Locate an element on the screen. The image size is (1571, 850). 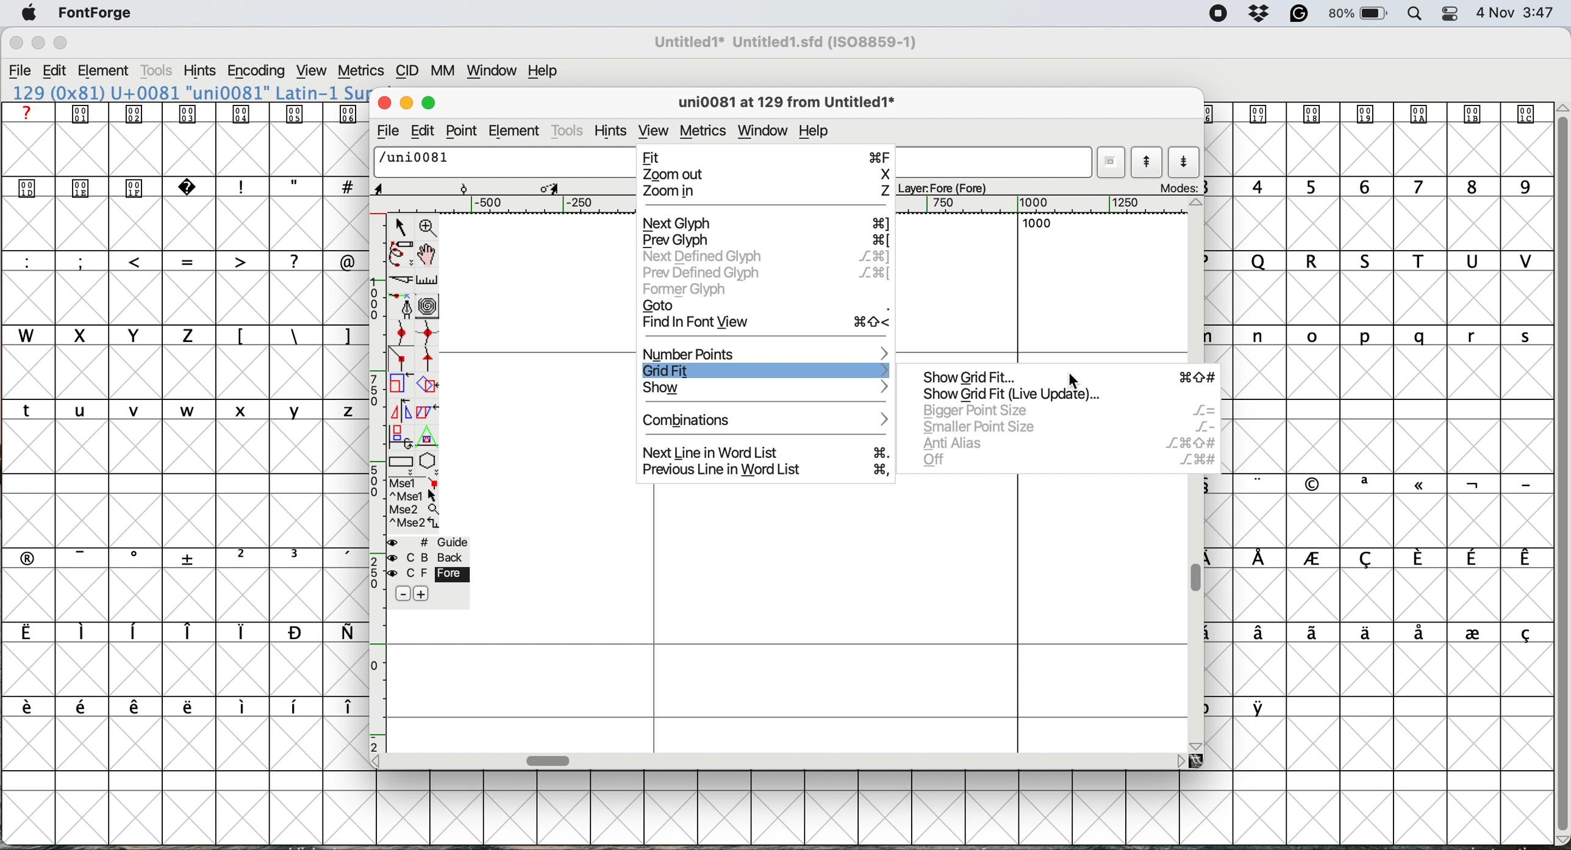
view is located at coordinates (653, 126).